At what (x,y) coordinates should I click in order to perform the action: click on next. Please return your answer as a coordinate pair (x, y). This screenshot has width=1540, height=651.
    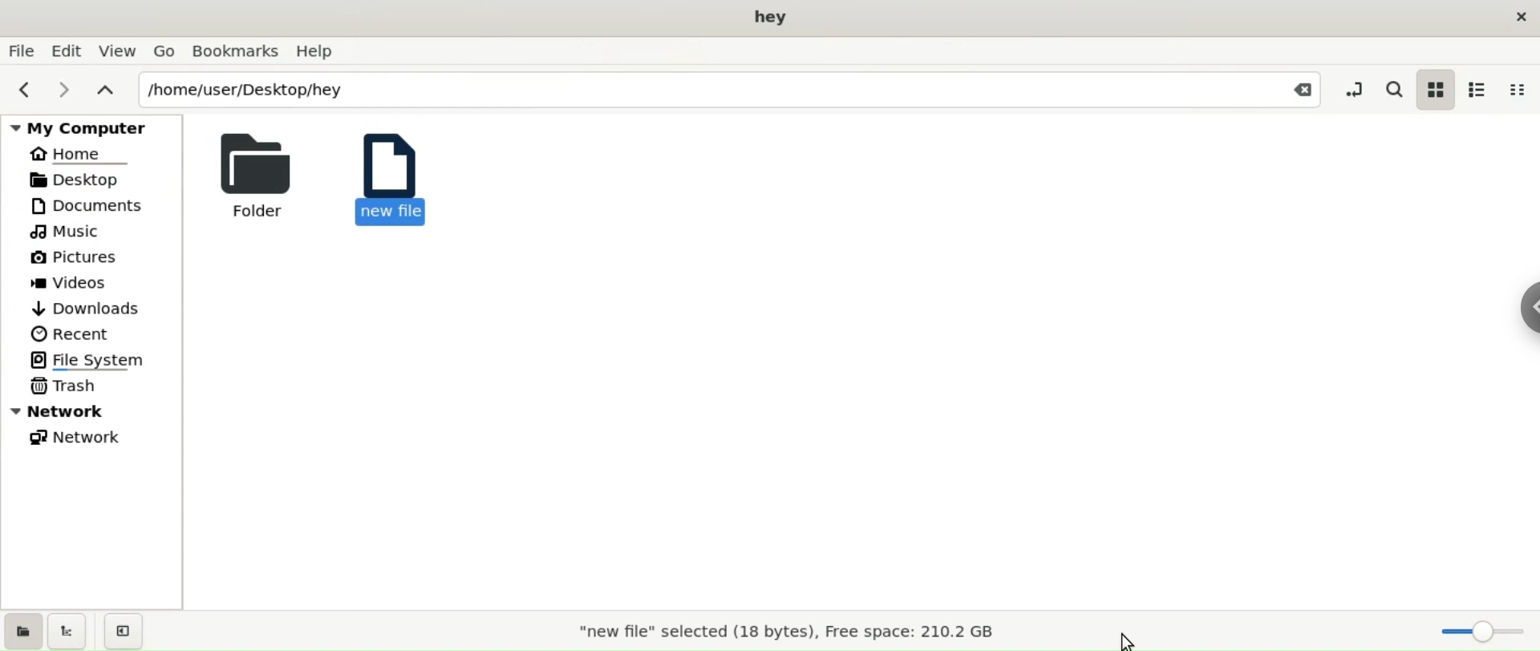
    Looking at the image, I should click on (61, 88).